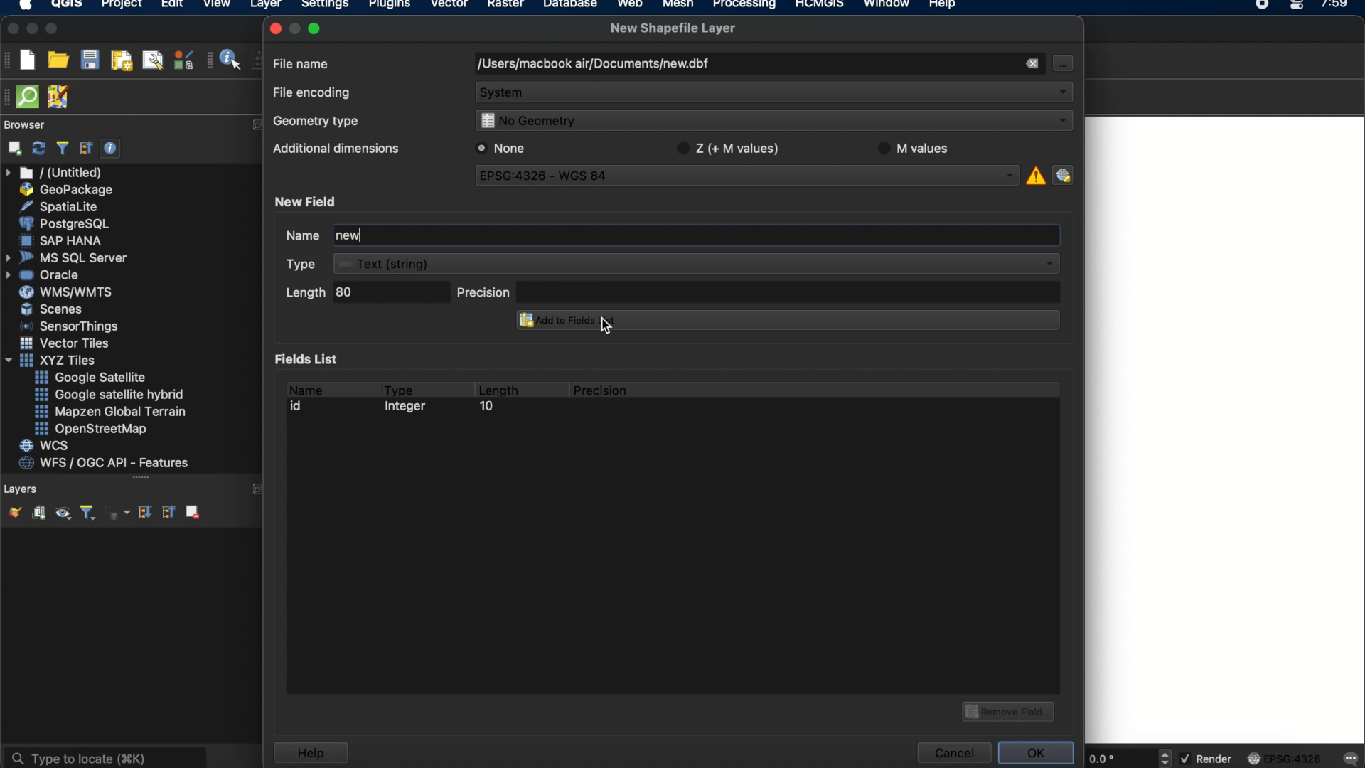  I want to click on remove, so click(1031, 64).